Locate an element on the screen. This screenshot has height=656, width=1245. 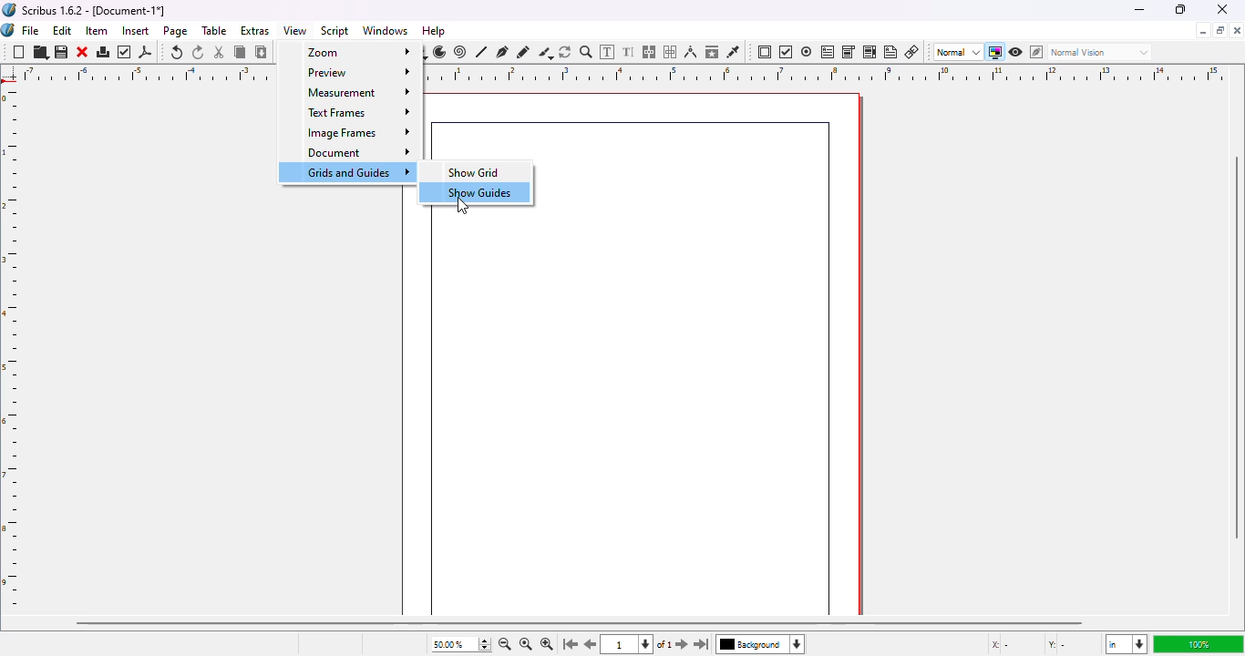
edit text with story editor is located at coordinates (629, 52).